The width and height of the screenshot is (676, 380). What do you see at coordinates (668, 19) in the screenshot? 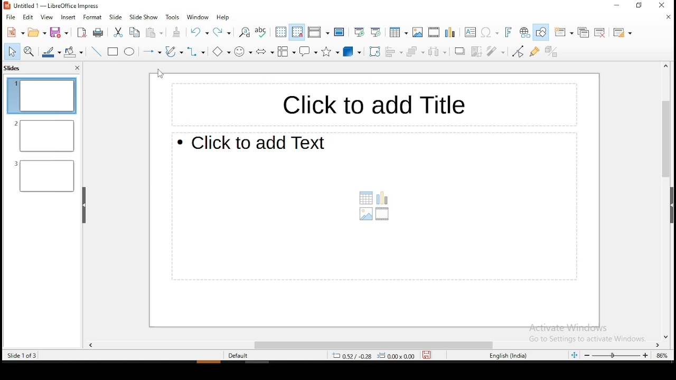
I see `close` at bounding box center [668, 19].